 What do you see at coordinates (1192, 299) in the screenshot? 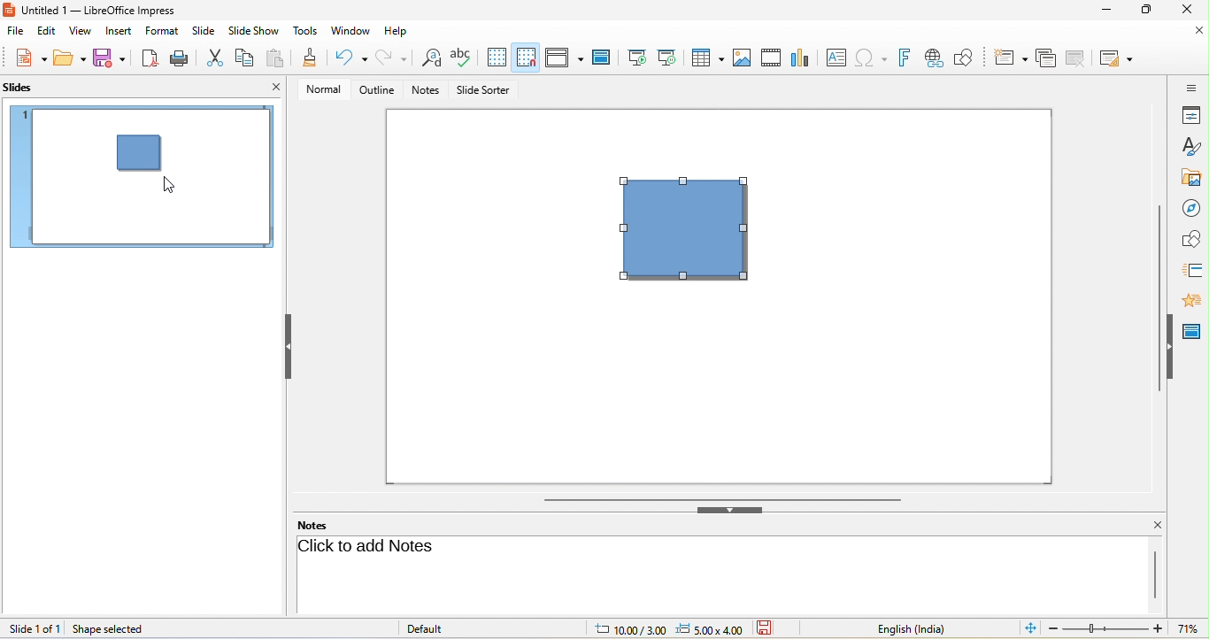
I see `animation` at bounding box center [1192, 299].